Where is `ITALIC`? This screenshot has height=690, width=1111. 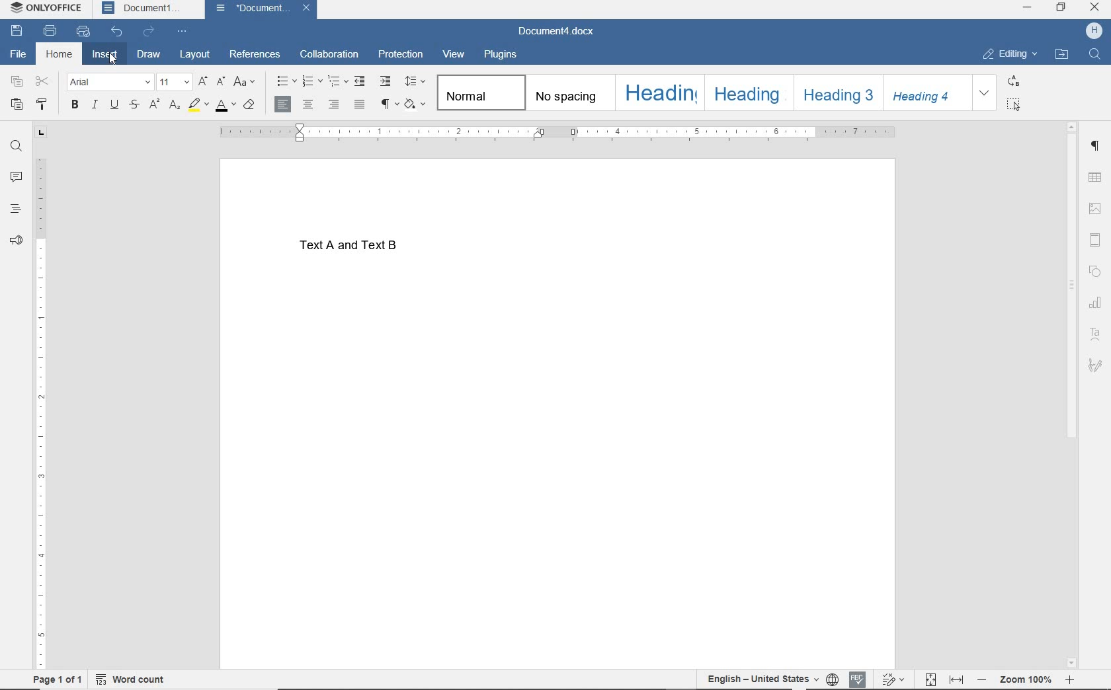
ITALIC is located at coordinates (94, 105).